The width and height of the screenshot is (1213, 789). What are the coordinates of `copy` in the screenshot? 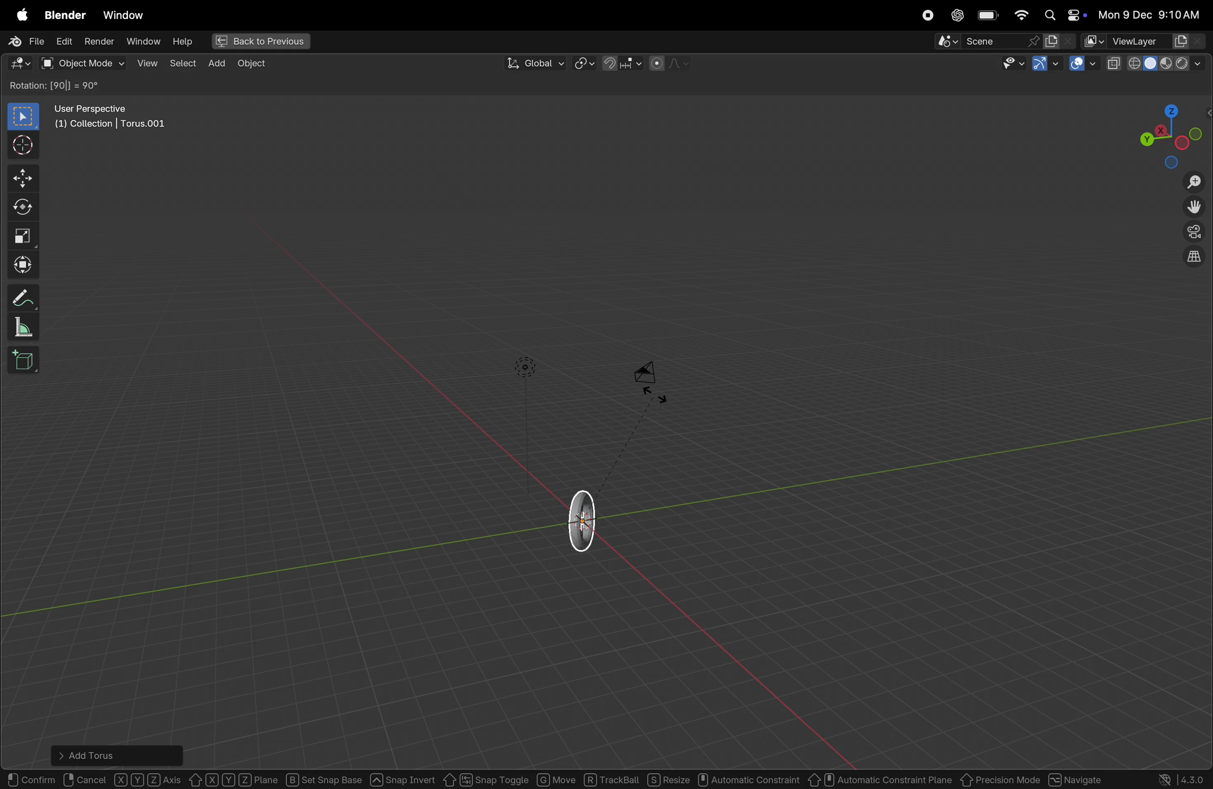 It's located at (1114, 64).